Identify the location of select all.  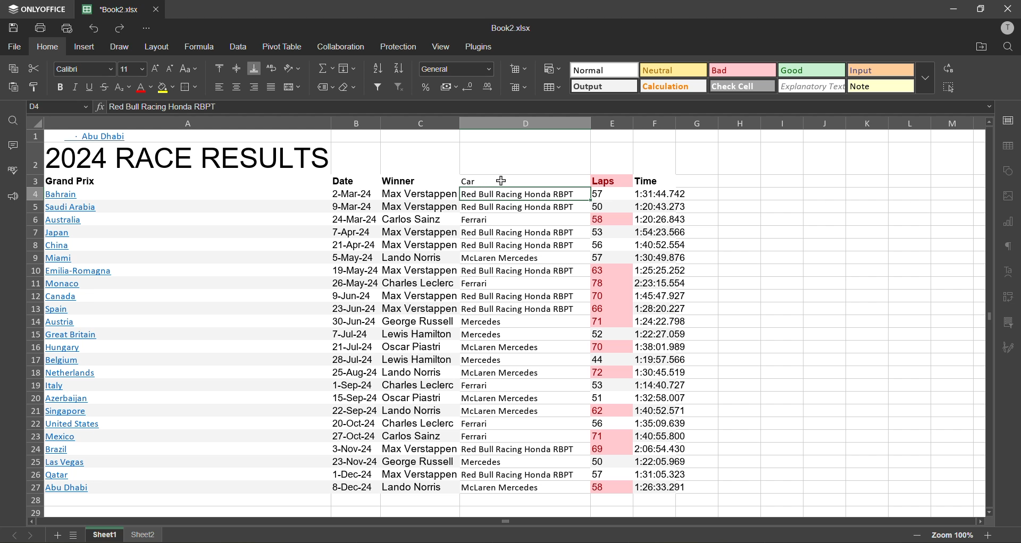
(949, 87).